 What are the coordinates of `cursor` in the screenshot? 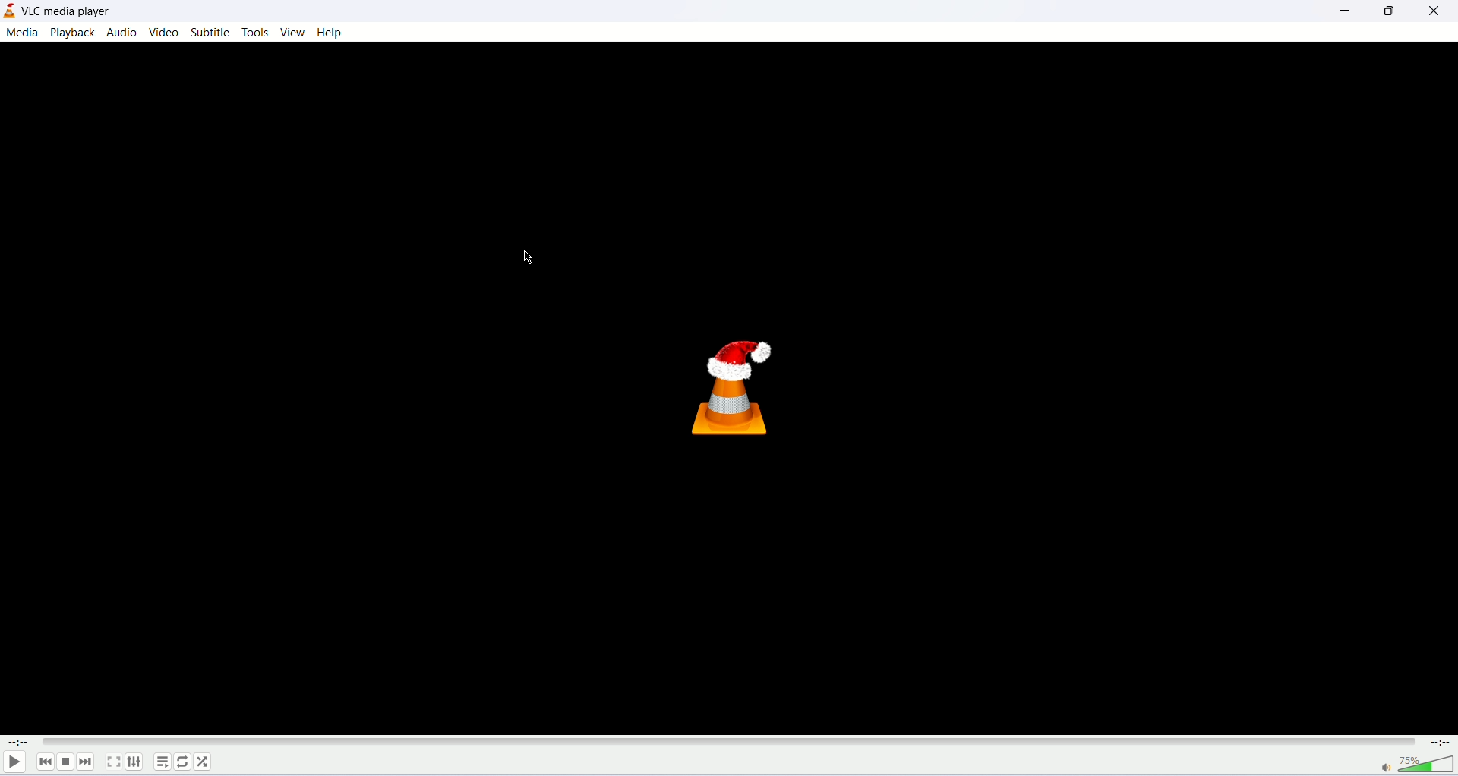 It's located at (522, 259).